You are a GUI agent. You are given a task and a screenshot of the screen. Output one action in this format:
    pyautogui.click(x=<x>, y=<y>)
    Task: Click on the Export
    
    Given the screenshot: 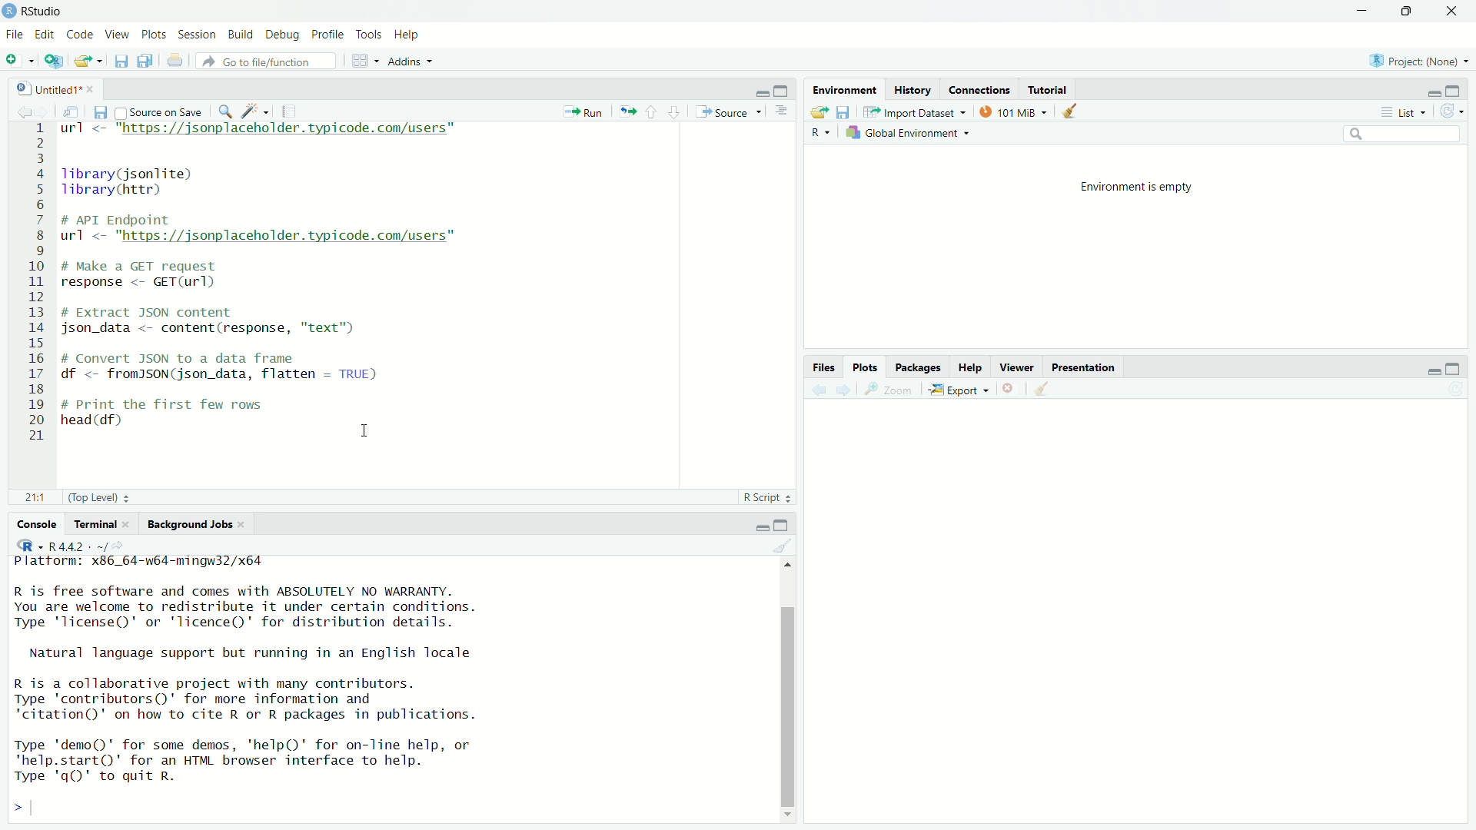 What is the action you would take?
    pyautogui.click(x=957, y=390)
    